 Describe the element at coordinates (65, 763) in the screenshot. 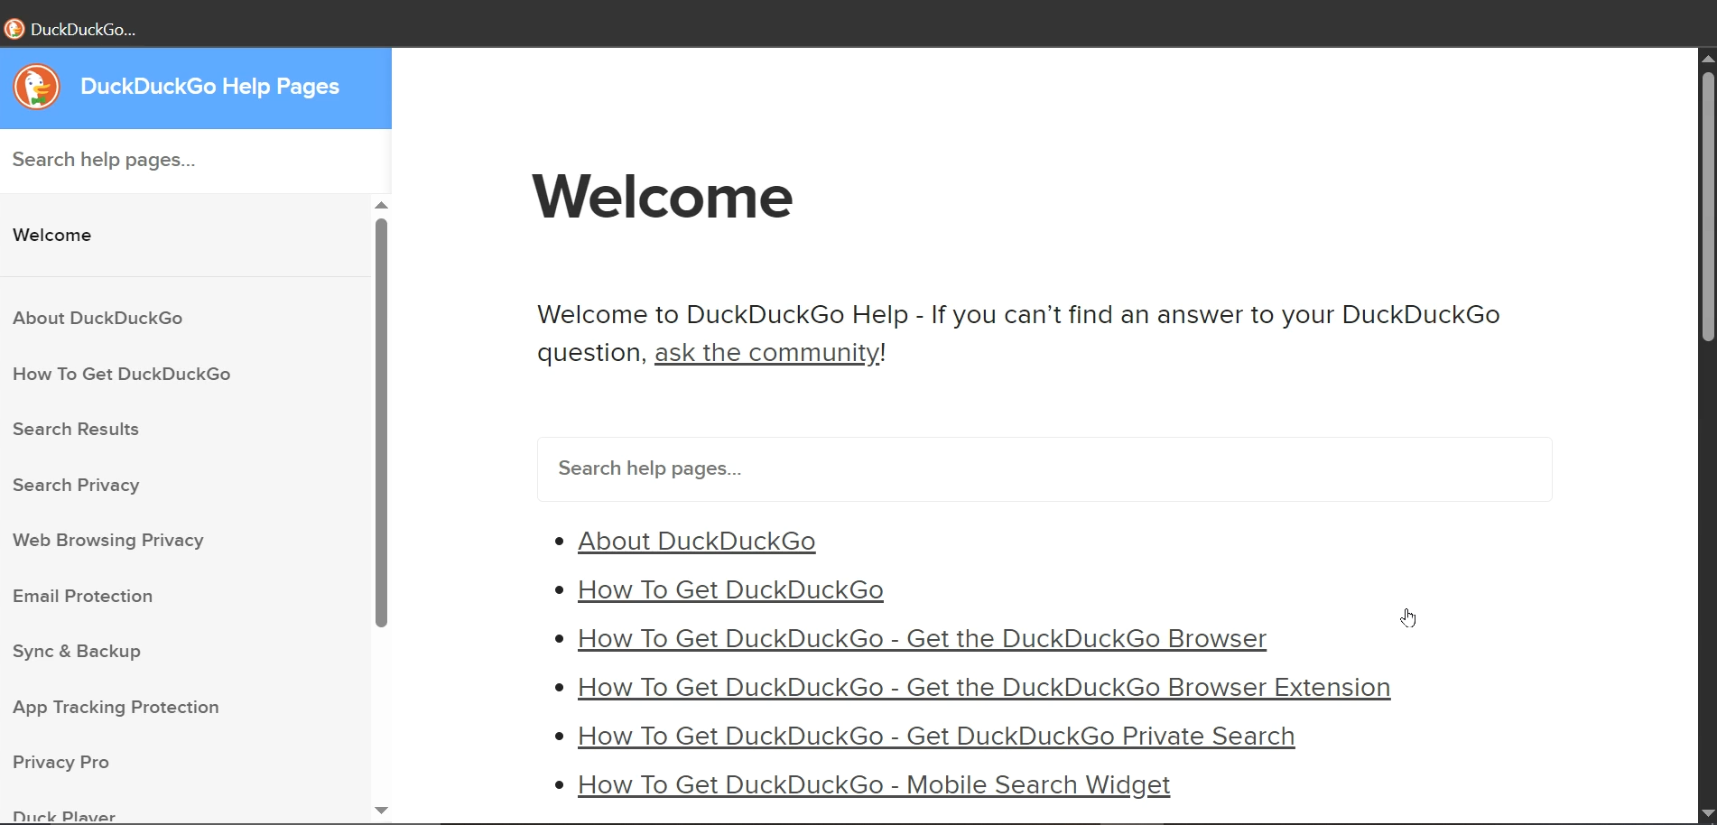

I see `Privacy Pro` at that location.